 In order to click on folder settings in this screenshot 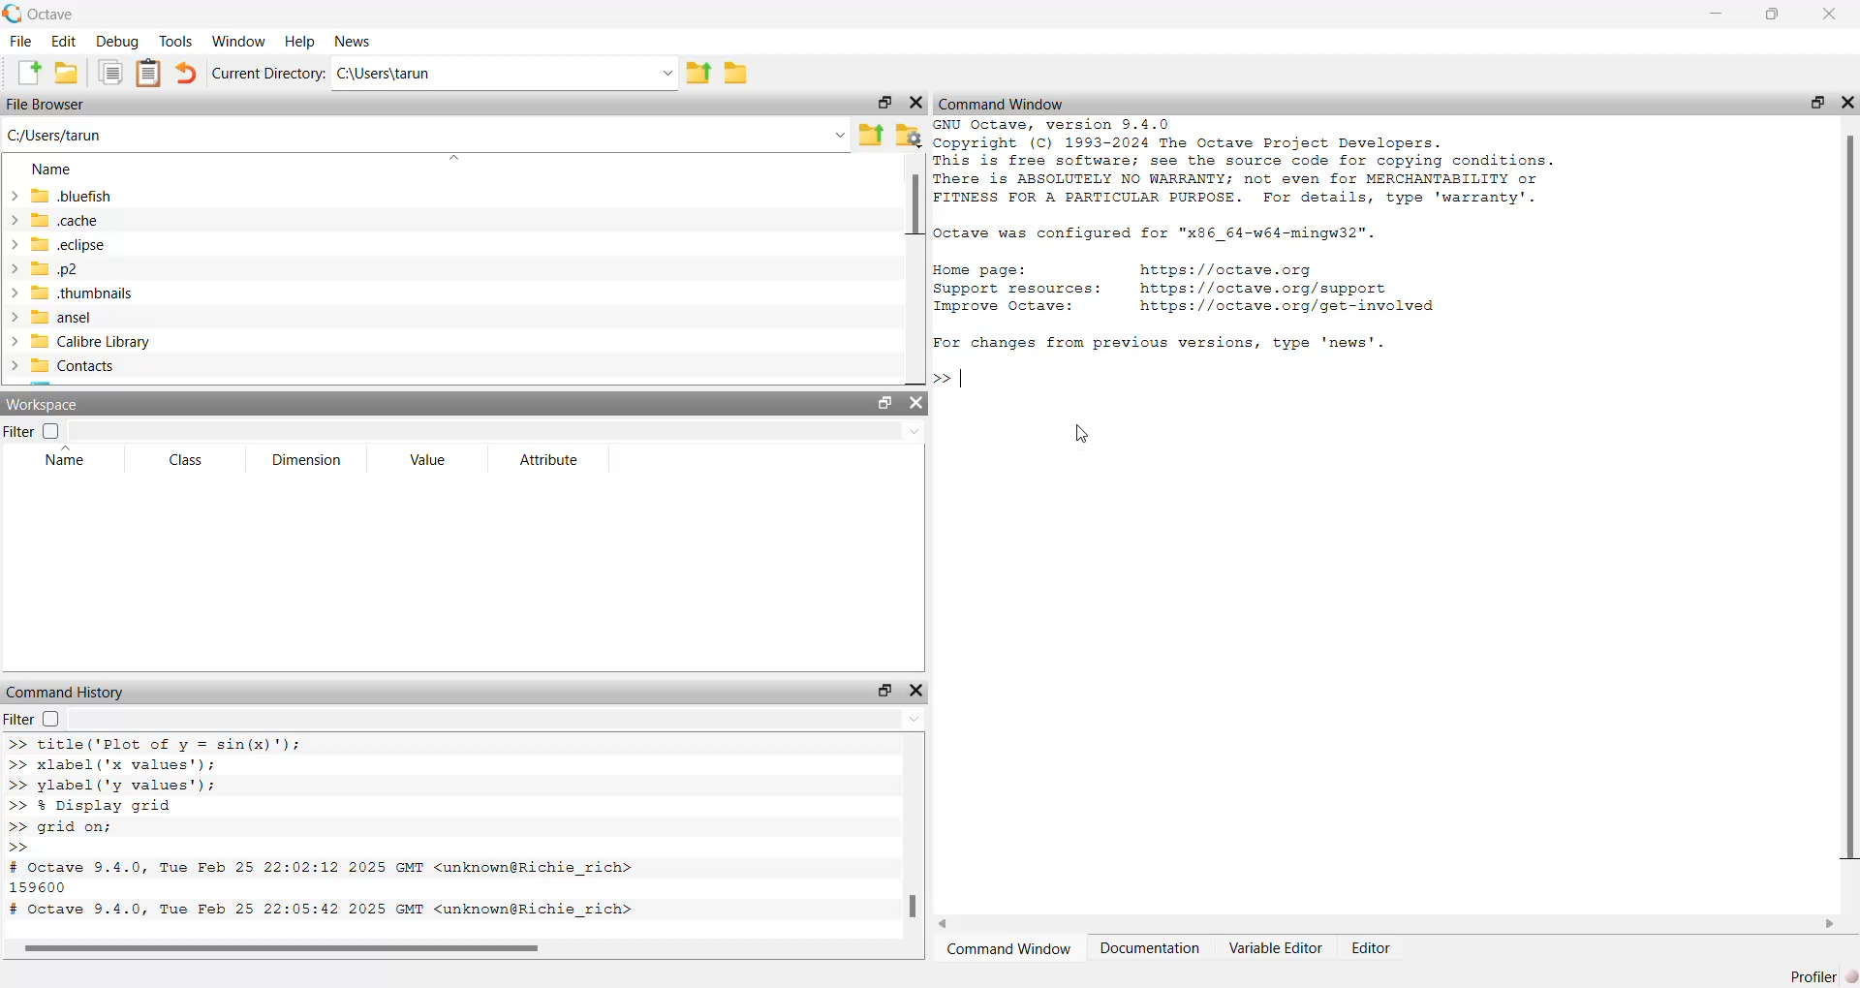, I will do `click(908, 135)`.